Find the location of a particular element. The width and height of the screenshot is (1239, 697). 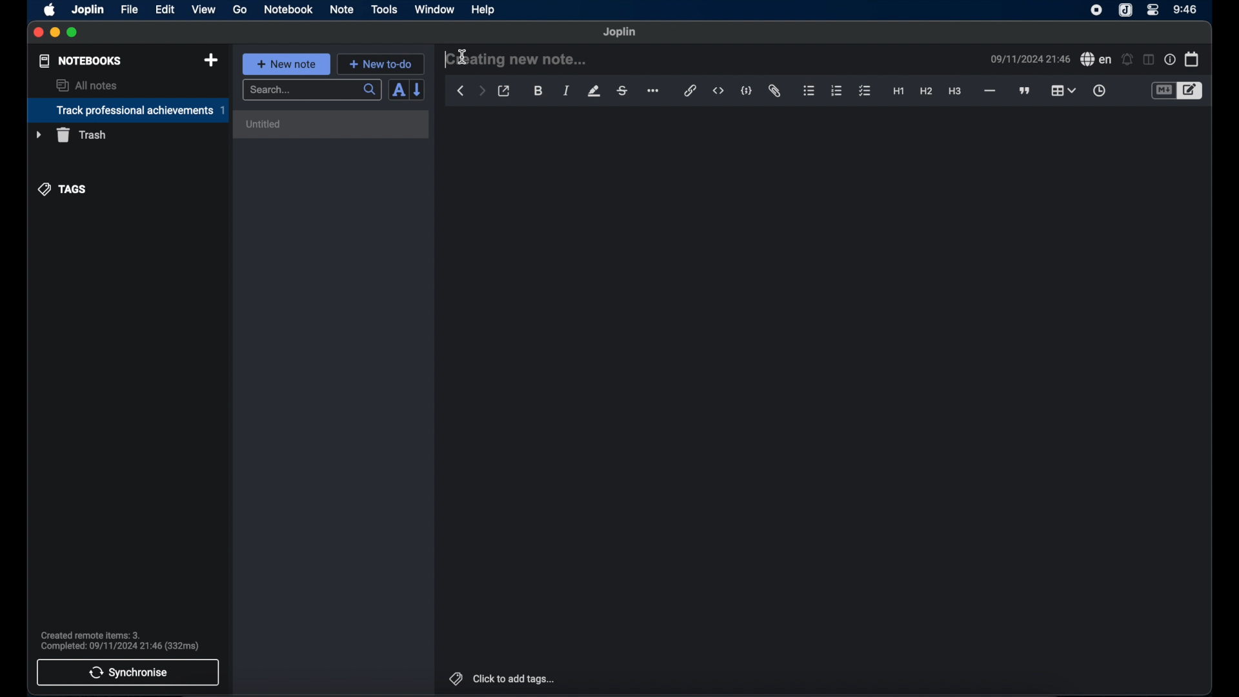

attach file is located at coordinates (776, 92).